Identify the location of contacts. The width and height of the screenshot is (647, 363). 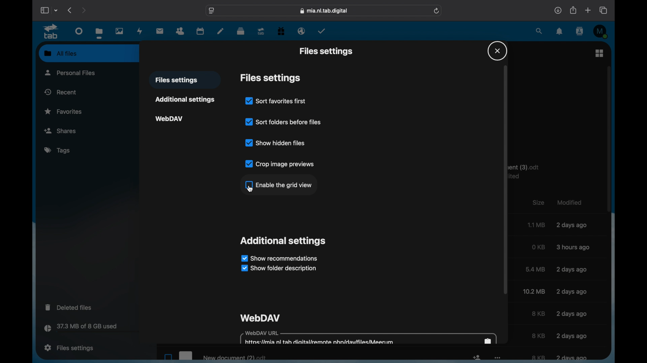
(180, 31).